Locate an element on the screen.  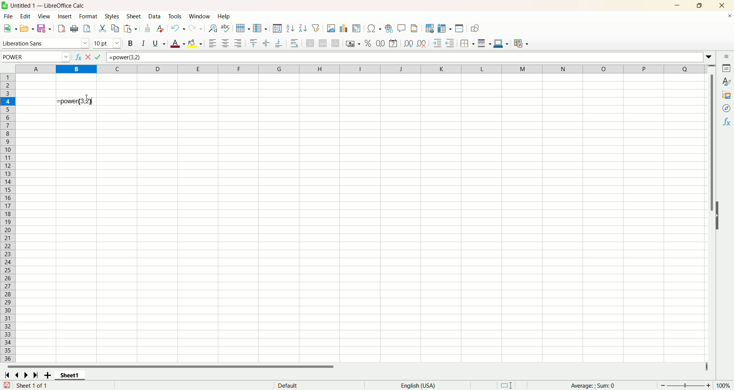
=power(3,2) is located at coordinates (403, 57).